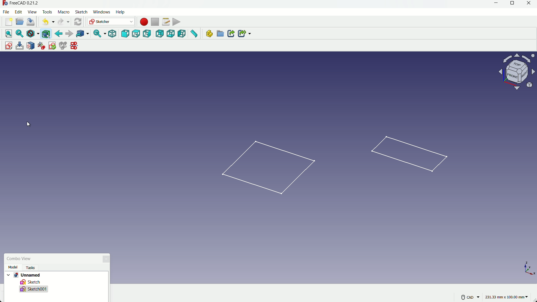 This screenshot has width=537, height=302. What do you see at coordinates (19, 34) in the screenshot?
I see `select fit` at bounding box center [19, 34].